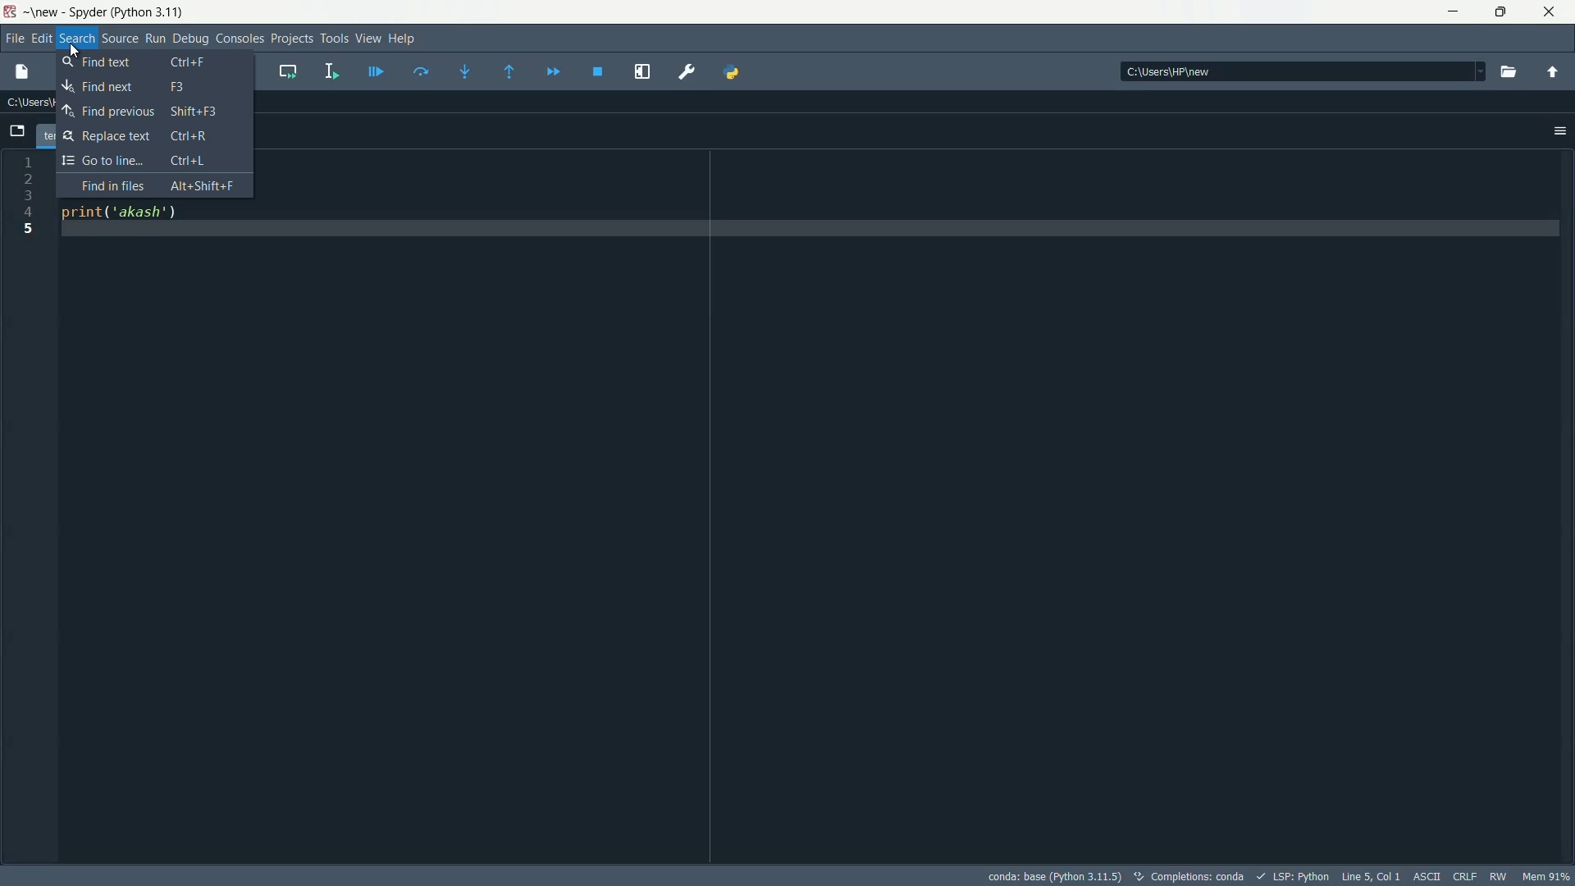 The image size is (1575, 886). Describe the element at coordinates (153, 185) in the screenshot. I see `Find in Files` at that location.